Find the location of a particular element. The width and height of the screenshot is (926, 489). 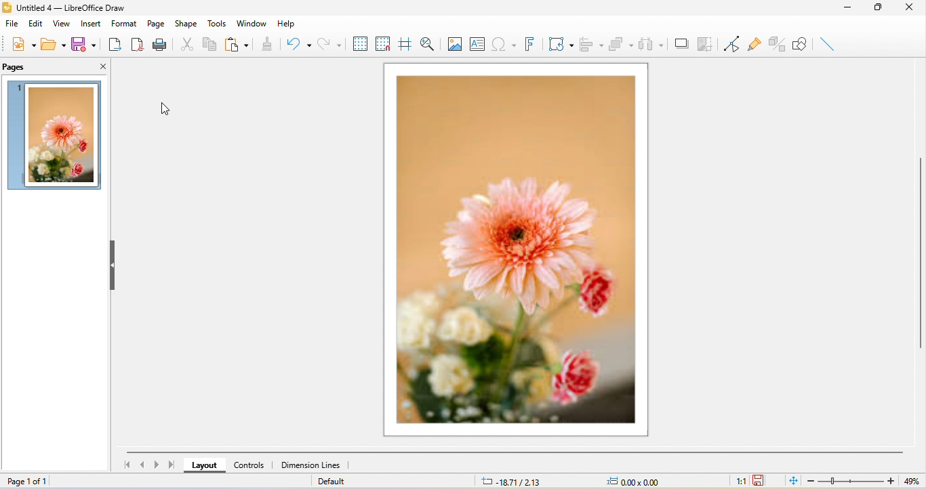

edit is located at coordinates (37, 24).